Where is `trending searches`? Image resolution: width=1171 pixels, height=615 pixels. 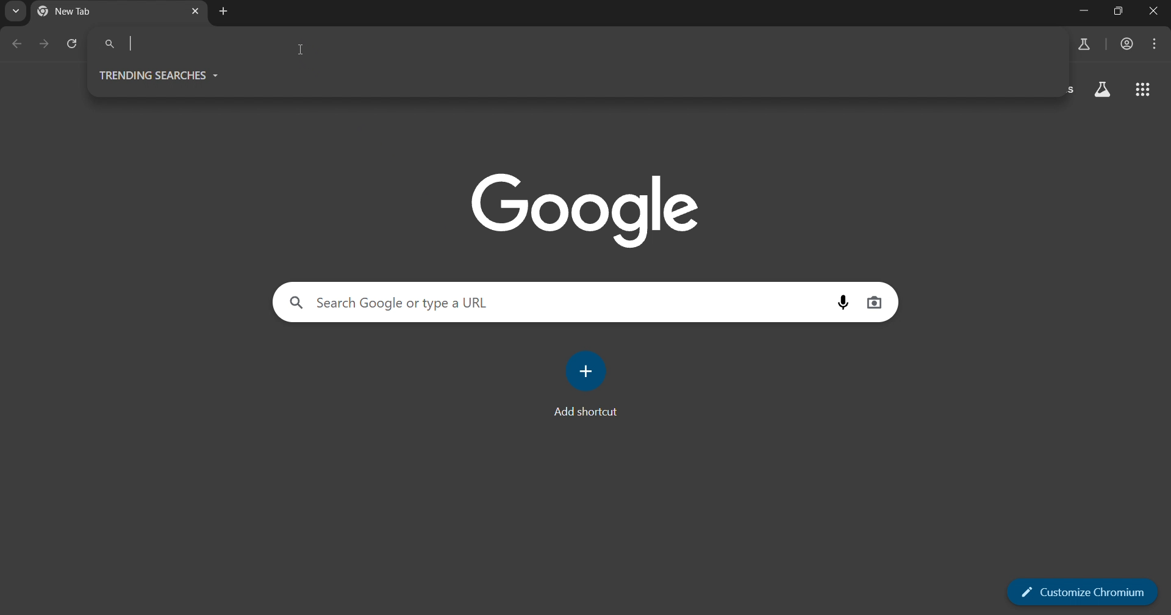
trending searches is located at coordinates (162, 74).